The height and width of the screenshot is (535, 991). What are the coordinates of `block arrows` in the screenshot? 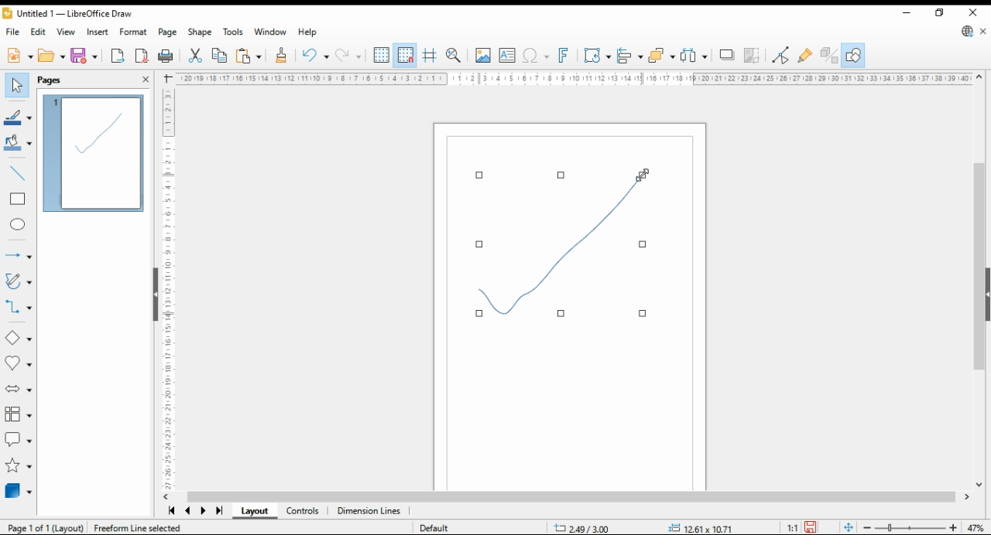 It's located at (18, 389).